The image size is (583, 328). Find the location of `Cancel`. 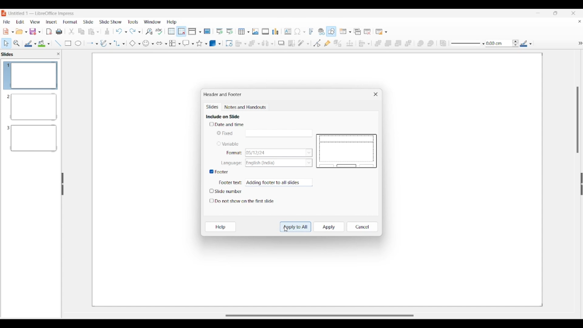

Cancel is located at coordinates (362, 227).